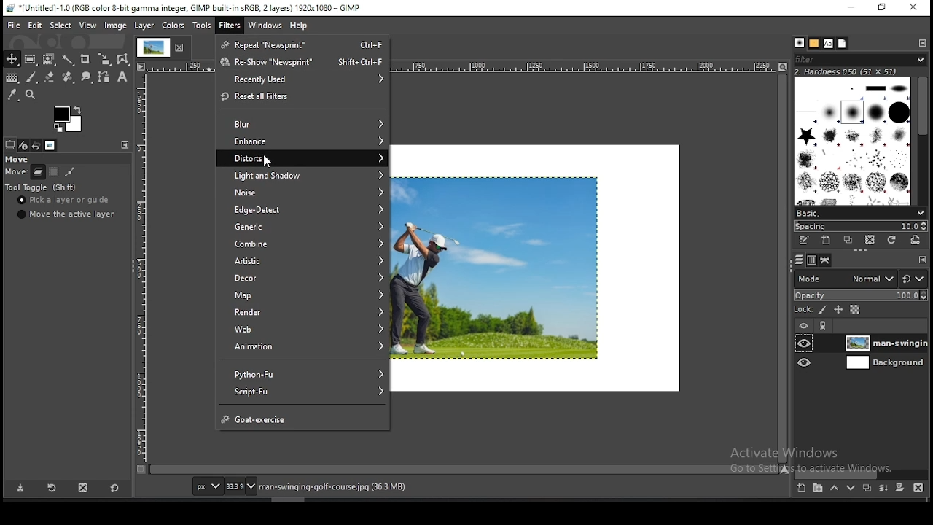 This screenshot has width=933, height=525. I want to click on paintbrush tool, so click(31, 77).